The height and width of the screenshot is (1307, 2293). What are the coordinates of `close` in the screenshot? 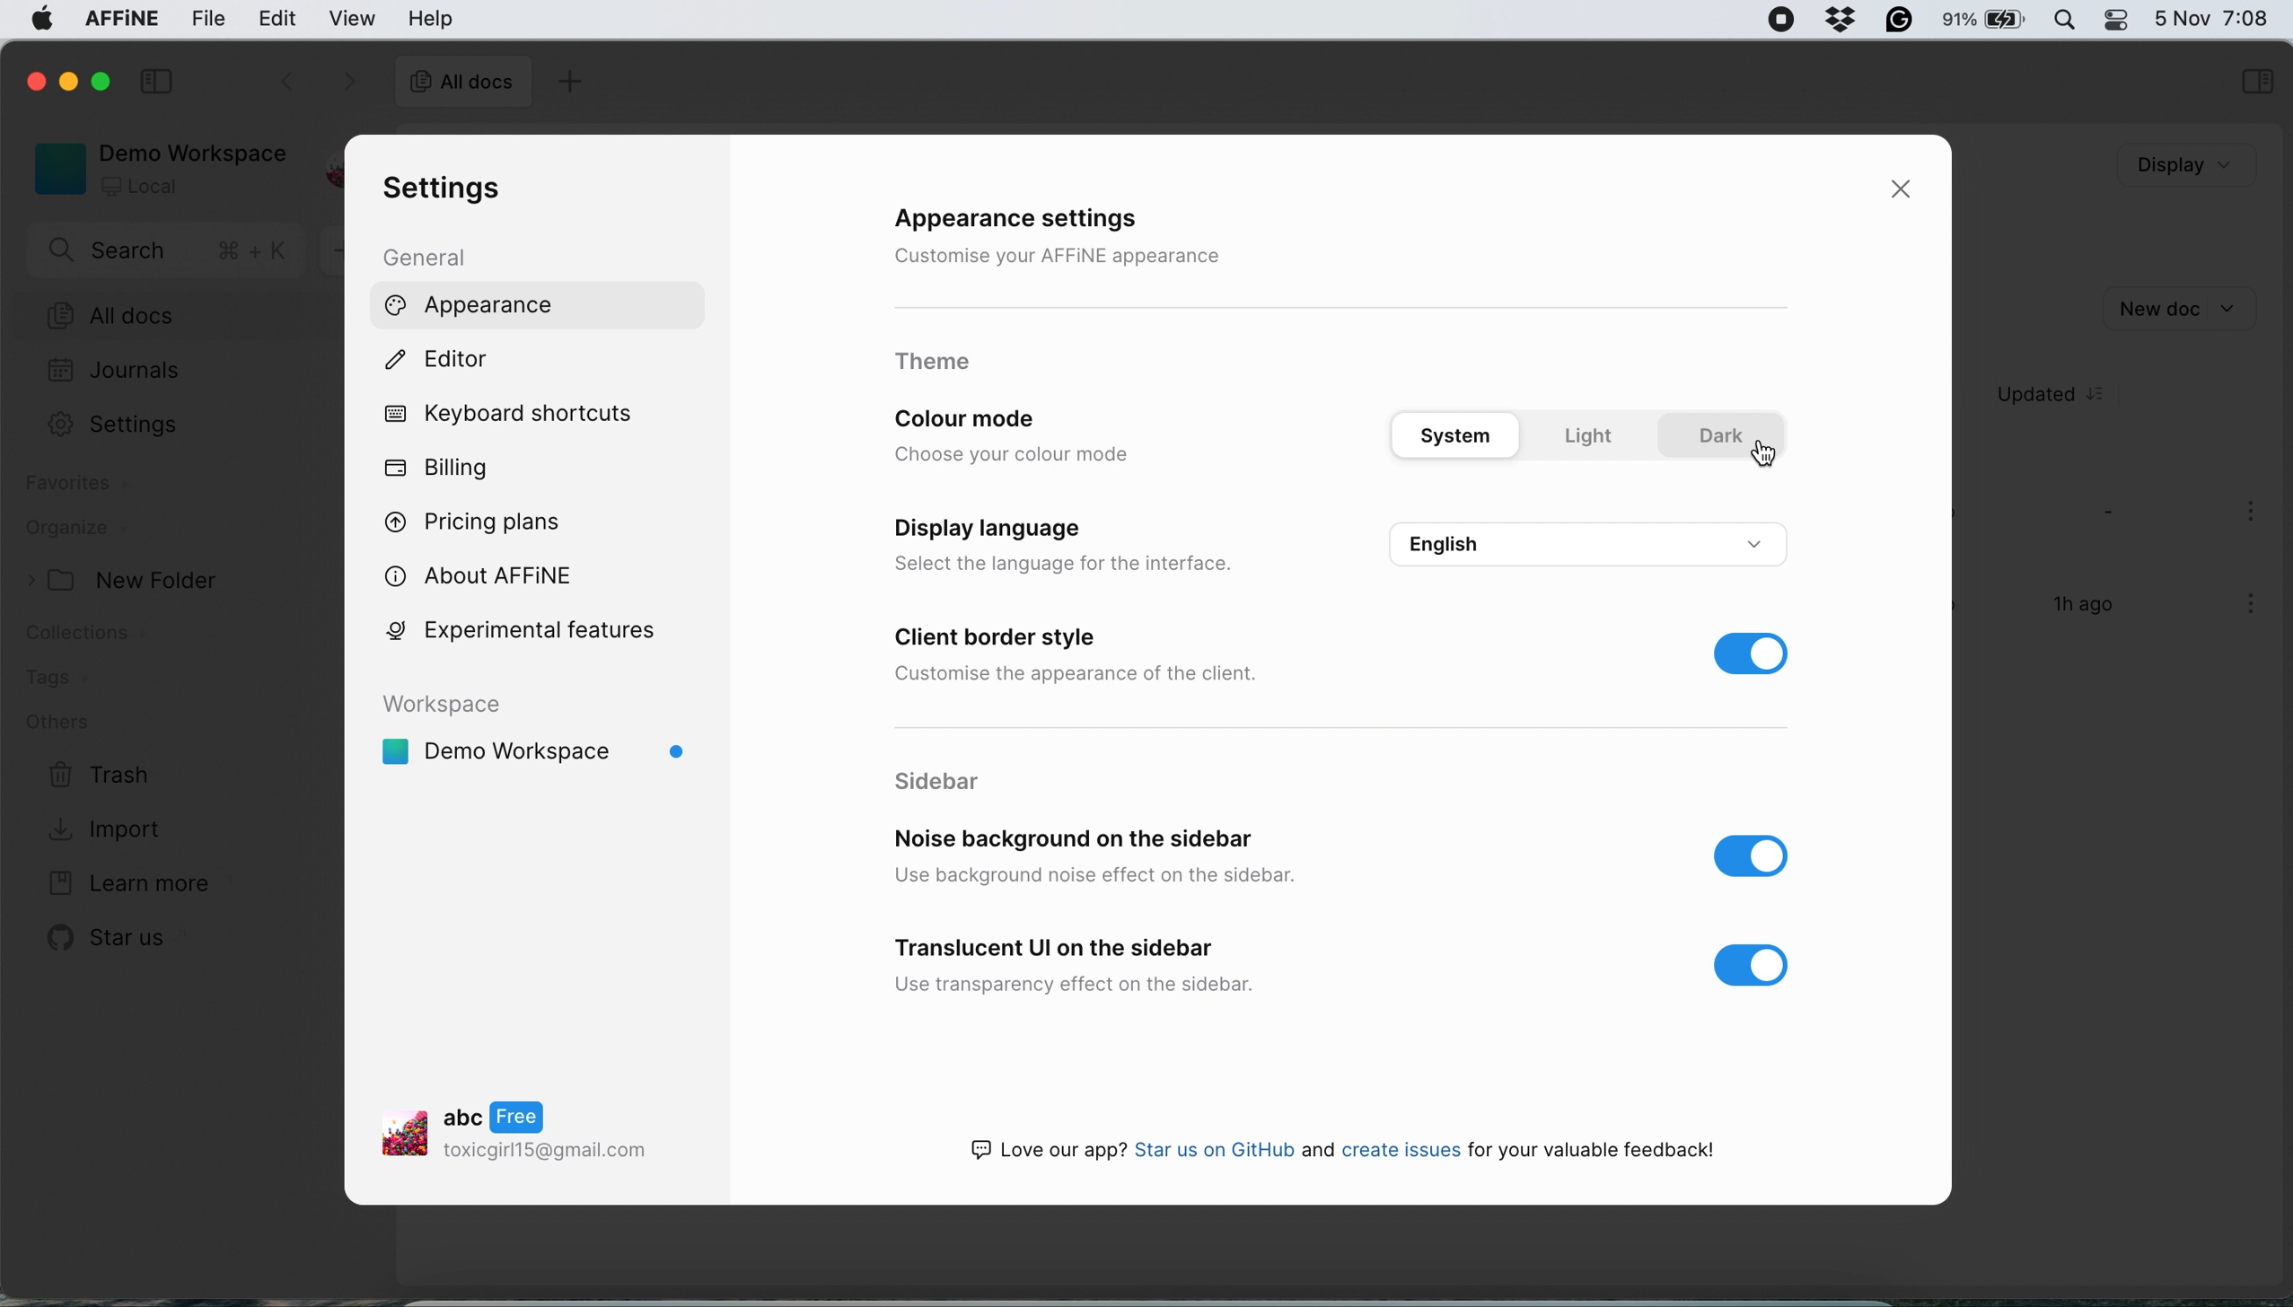 It's located at (33, 80).